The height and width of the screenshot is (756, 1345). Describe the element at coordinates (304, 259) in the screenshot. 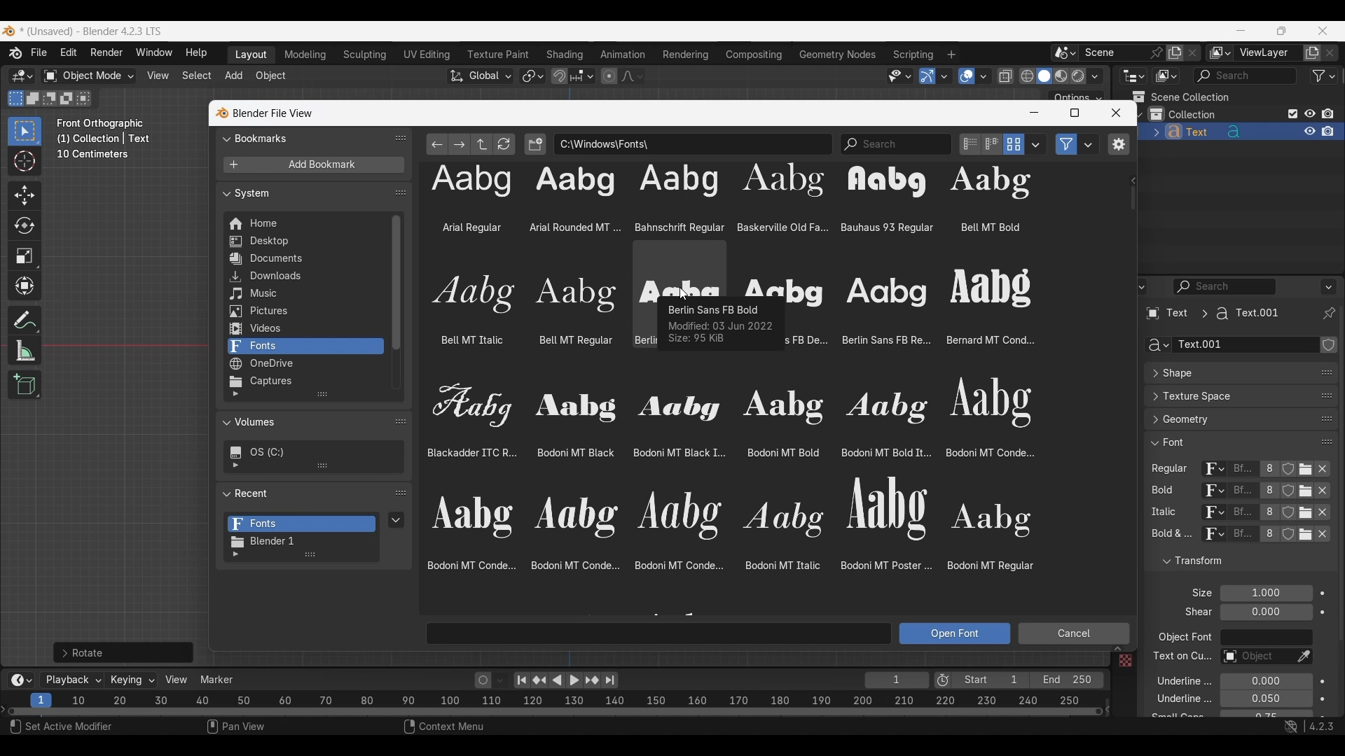

I see `Documents folder` at that location.